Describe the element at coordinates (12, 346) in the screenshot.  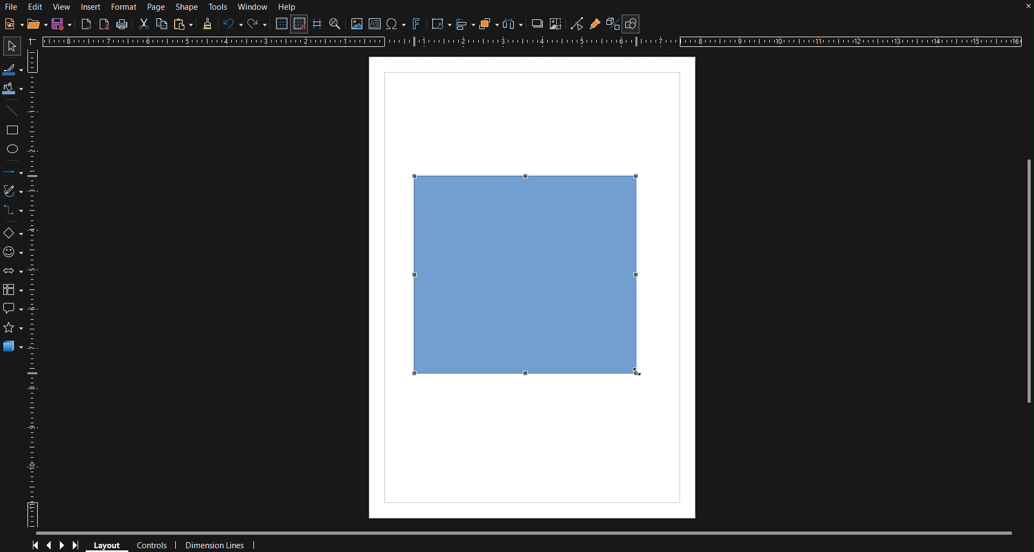
I see `3D Objects` at that location.